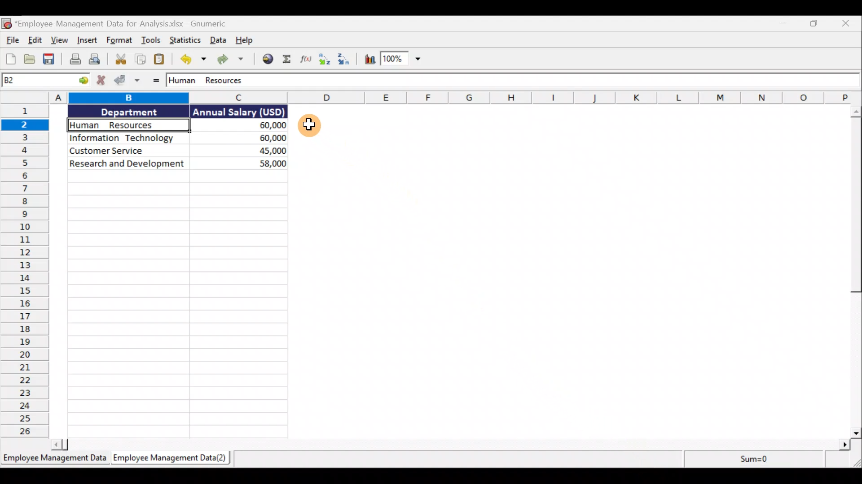 This screenshot has width=862, height=484. What do you see at coordinates (347, 60) in the screenshot?
I see `Sort descending` at bounding box center [347, 60].